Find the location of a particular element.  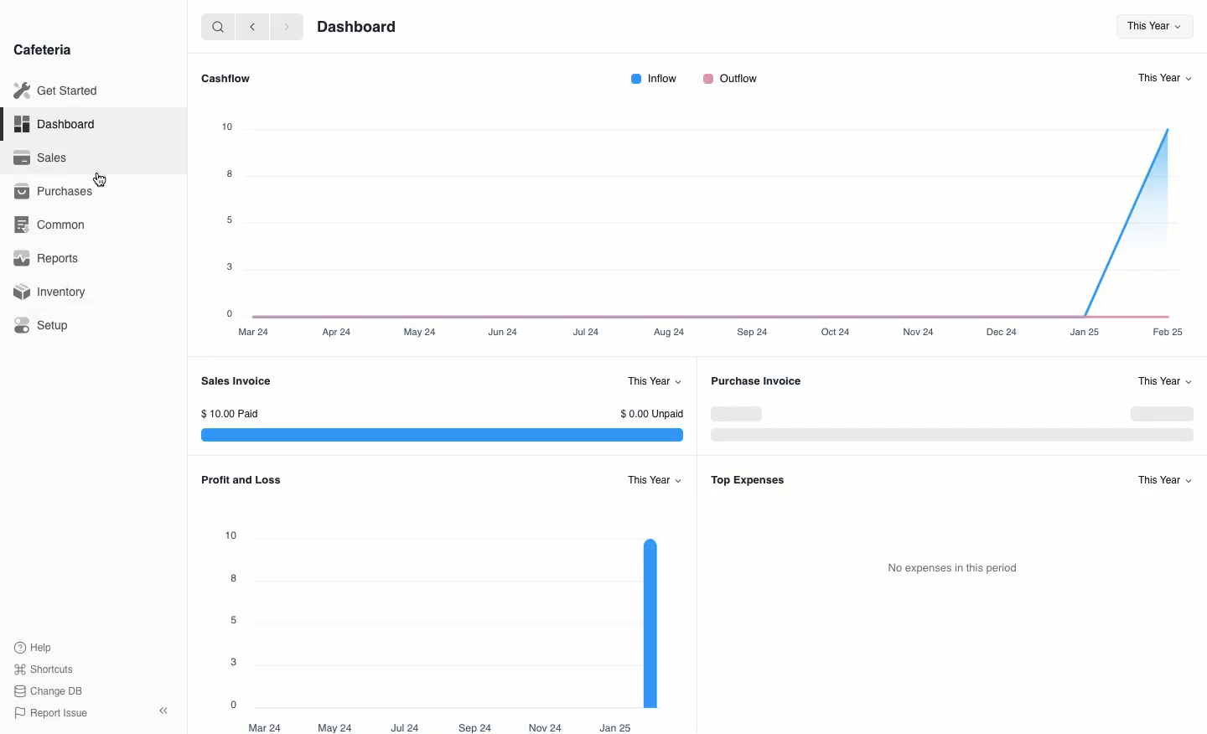

Graph is located at coordinates (470, 612).